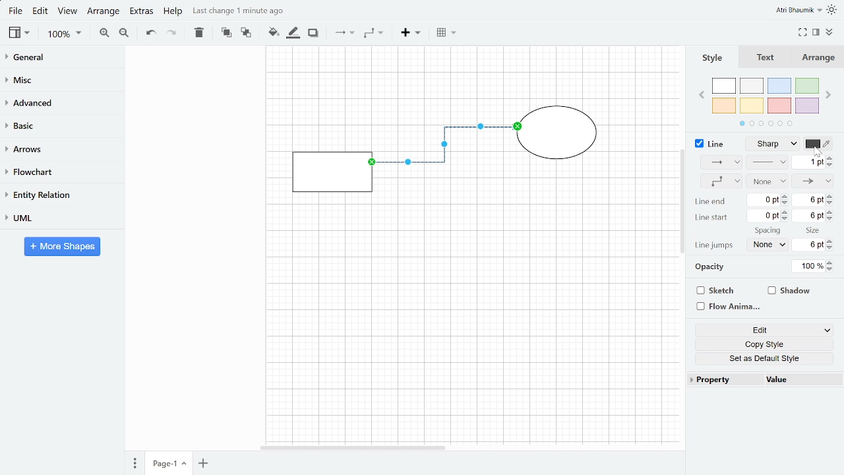 The height and width of the screenshot is (475, 844). What do you see at coordinates (69, 13) in the screenshot?
I see `View` at bounding box center [69, 13].